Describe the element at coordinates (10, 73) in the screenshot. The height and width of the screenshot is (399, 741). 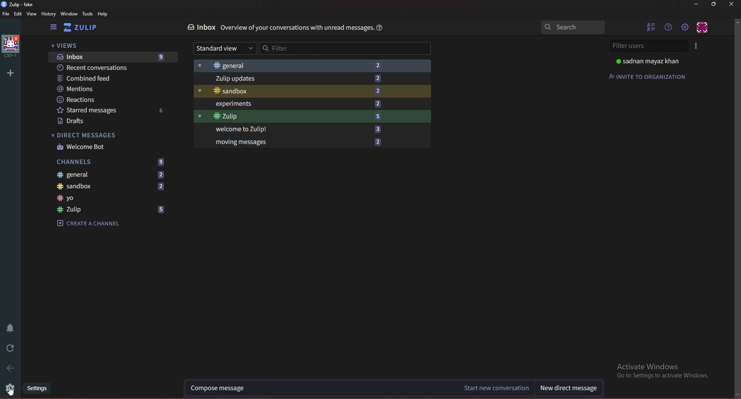
I see `Add organization` at that location.